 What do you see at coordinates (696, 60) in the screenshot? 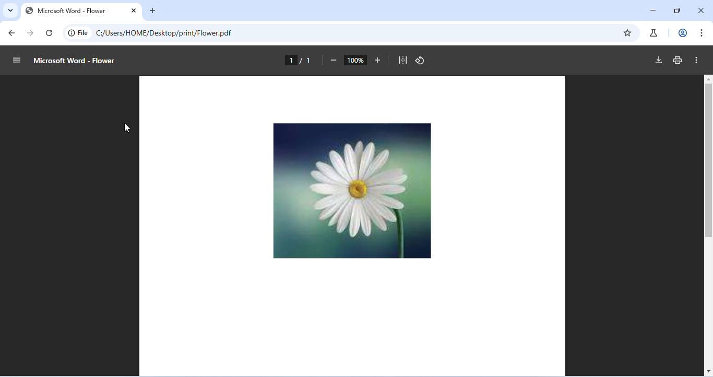
I see `more actions` at bounding box center [696, 60].